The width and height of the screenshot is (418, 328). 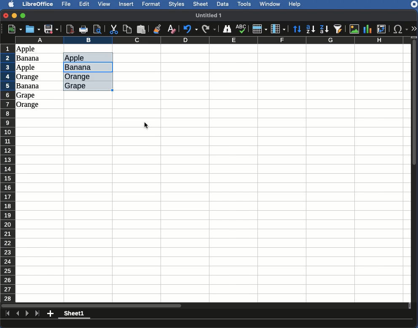 What do you see at coordinates (227, 29) in the screenshot?
I see `Finder` at bounding box center [227, 29].